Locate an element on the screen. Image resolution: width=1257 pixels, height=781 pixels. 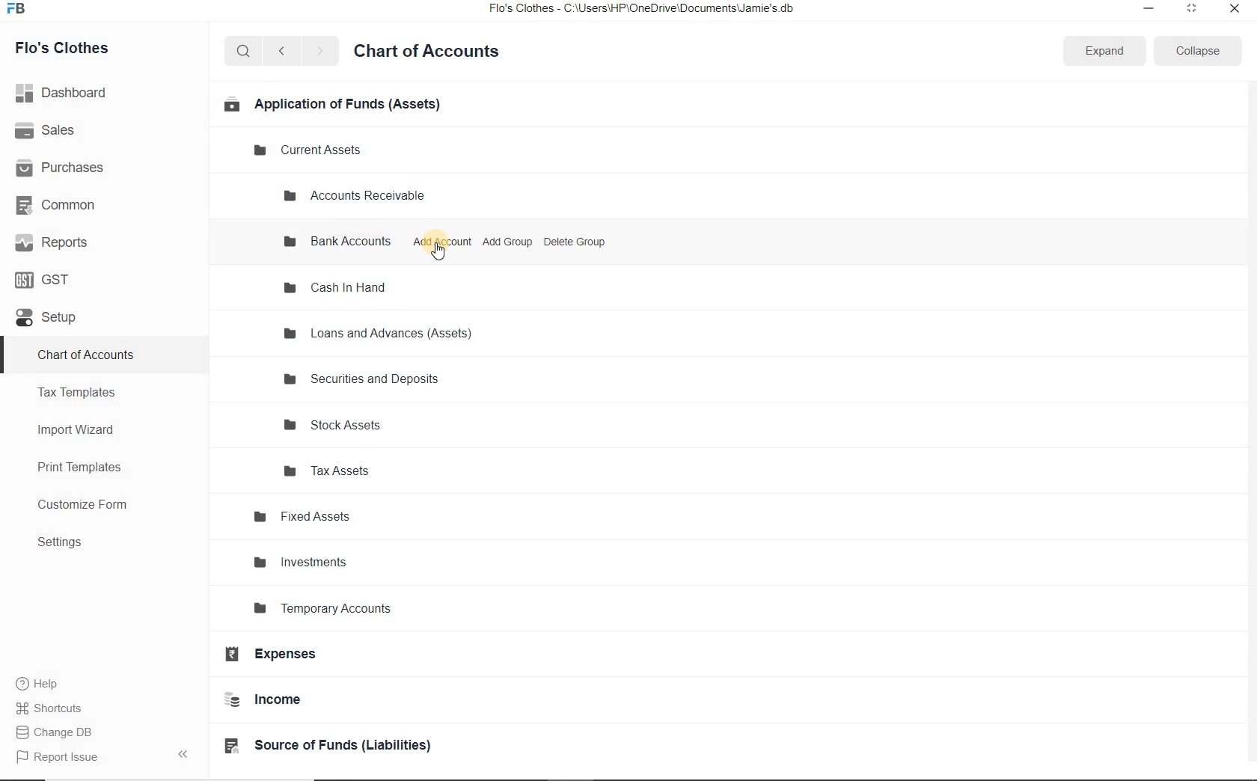
Delete Group is located at coordinates (575, 242).